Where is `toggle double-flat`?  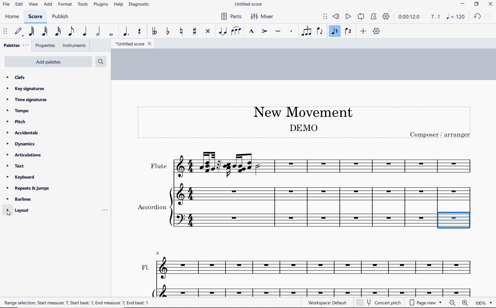
toggle double-flat is located at coordinates (154, 32).